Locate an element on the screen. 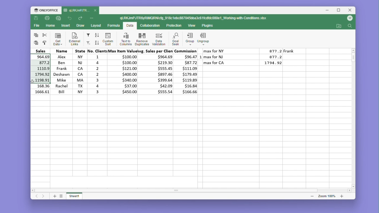 This screenshot has width=379, height=213. Save is located at coordinates (36, 18).